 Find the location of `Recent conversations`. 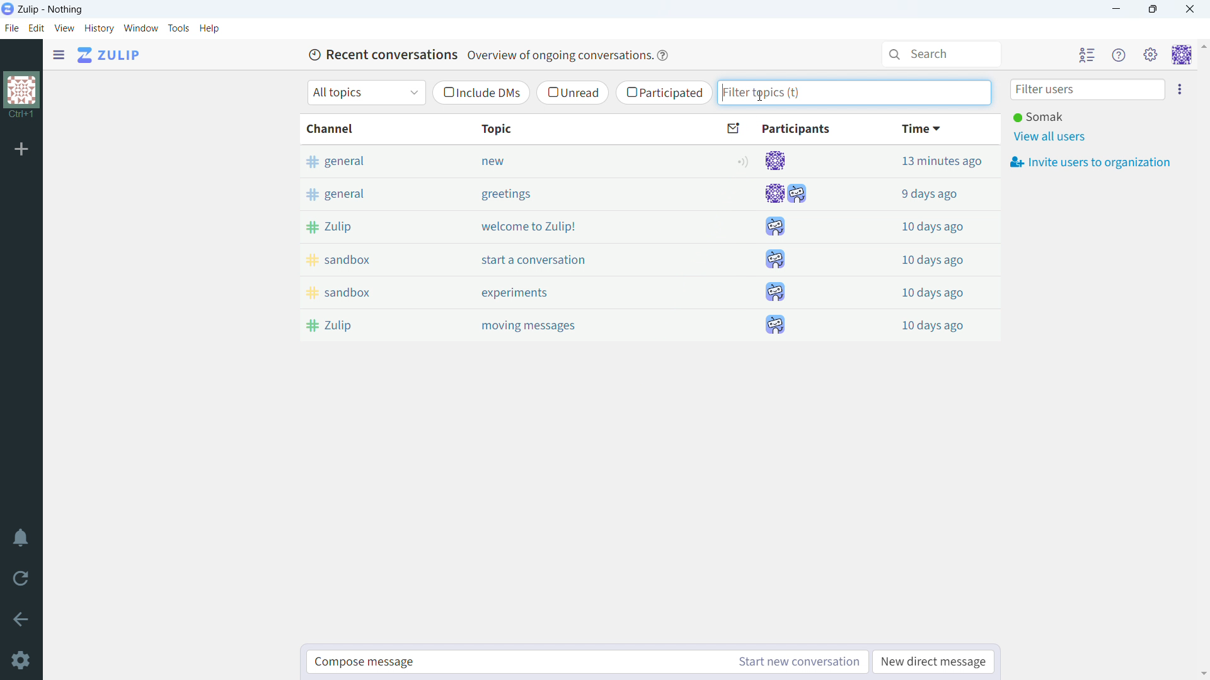

Recent conversations is located at coordinates (381, 54).